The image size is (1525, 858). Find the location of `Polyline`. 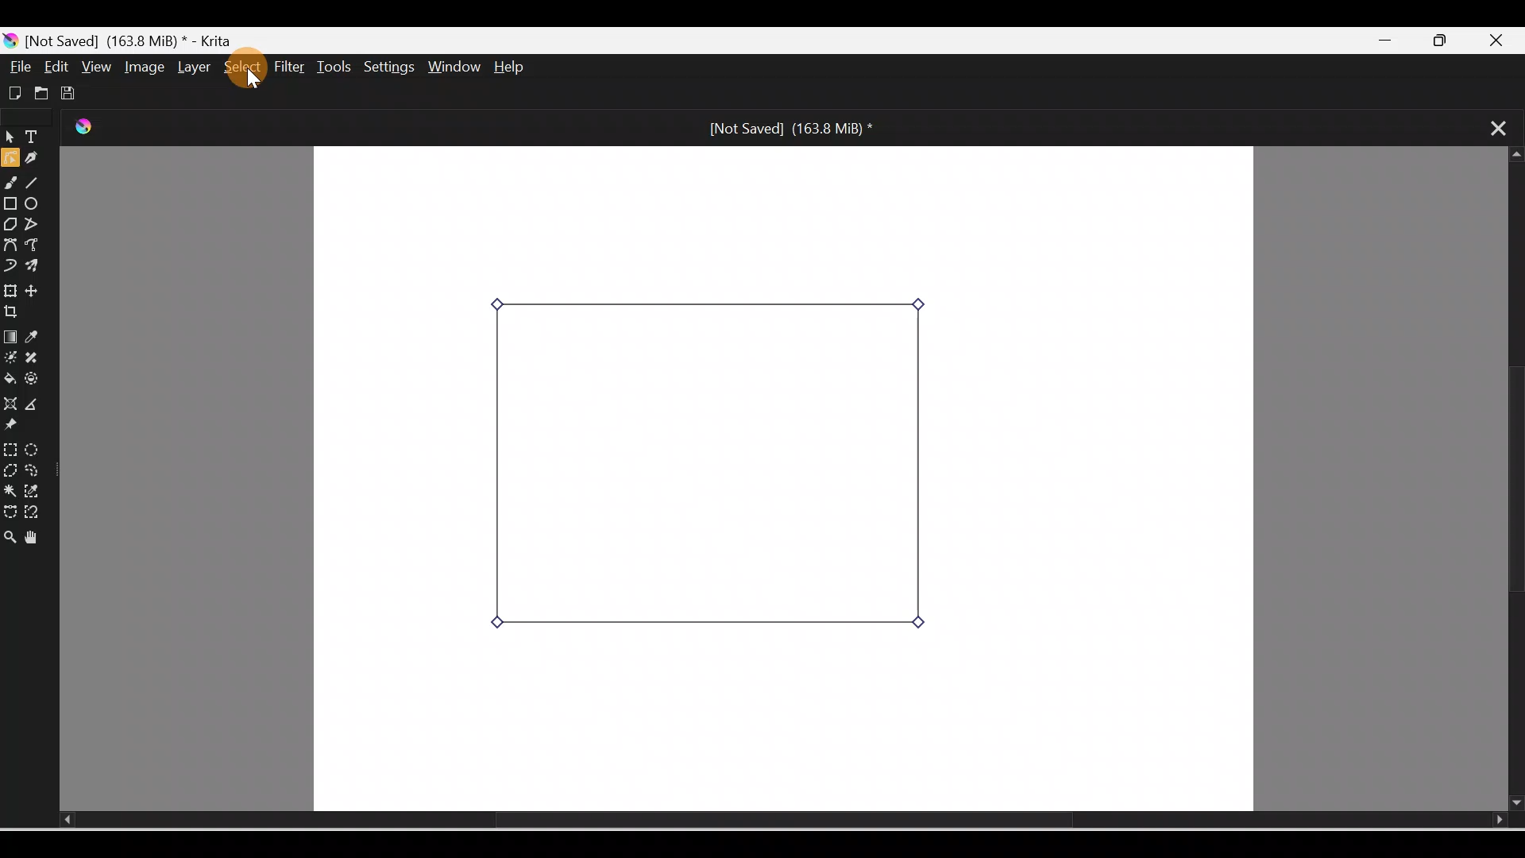

Polyline is located at coordinates (34, 223).